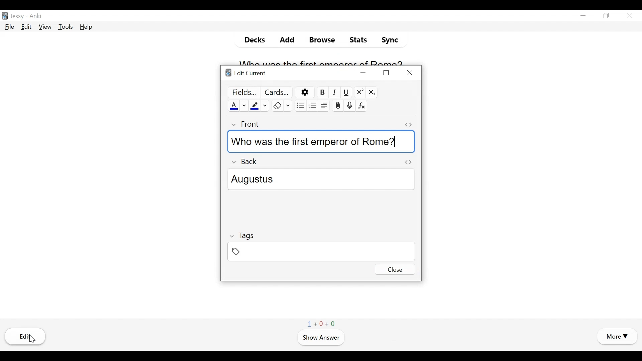 The image size is (642, 361). I want to click on Anki, so click(36, 17).